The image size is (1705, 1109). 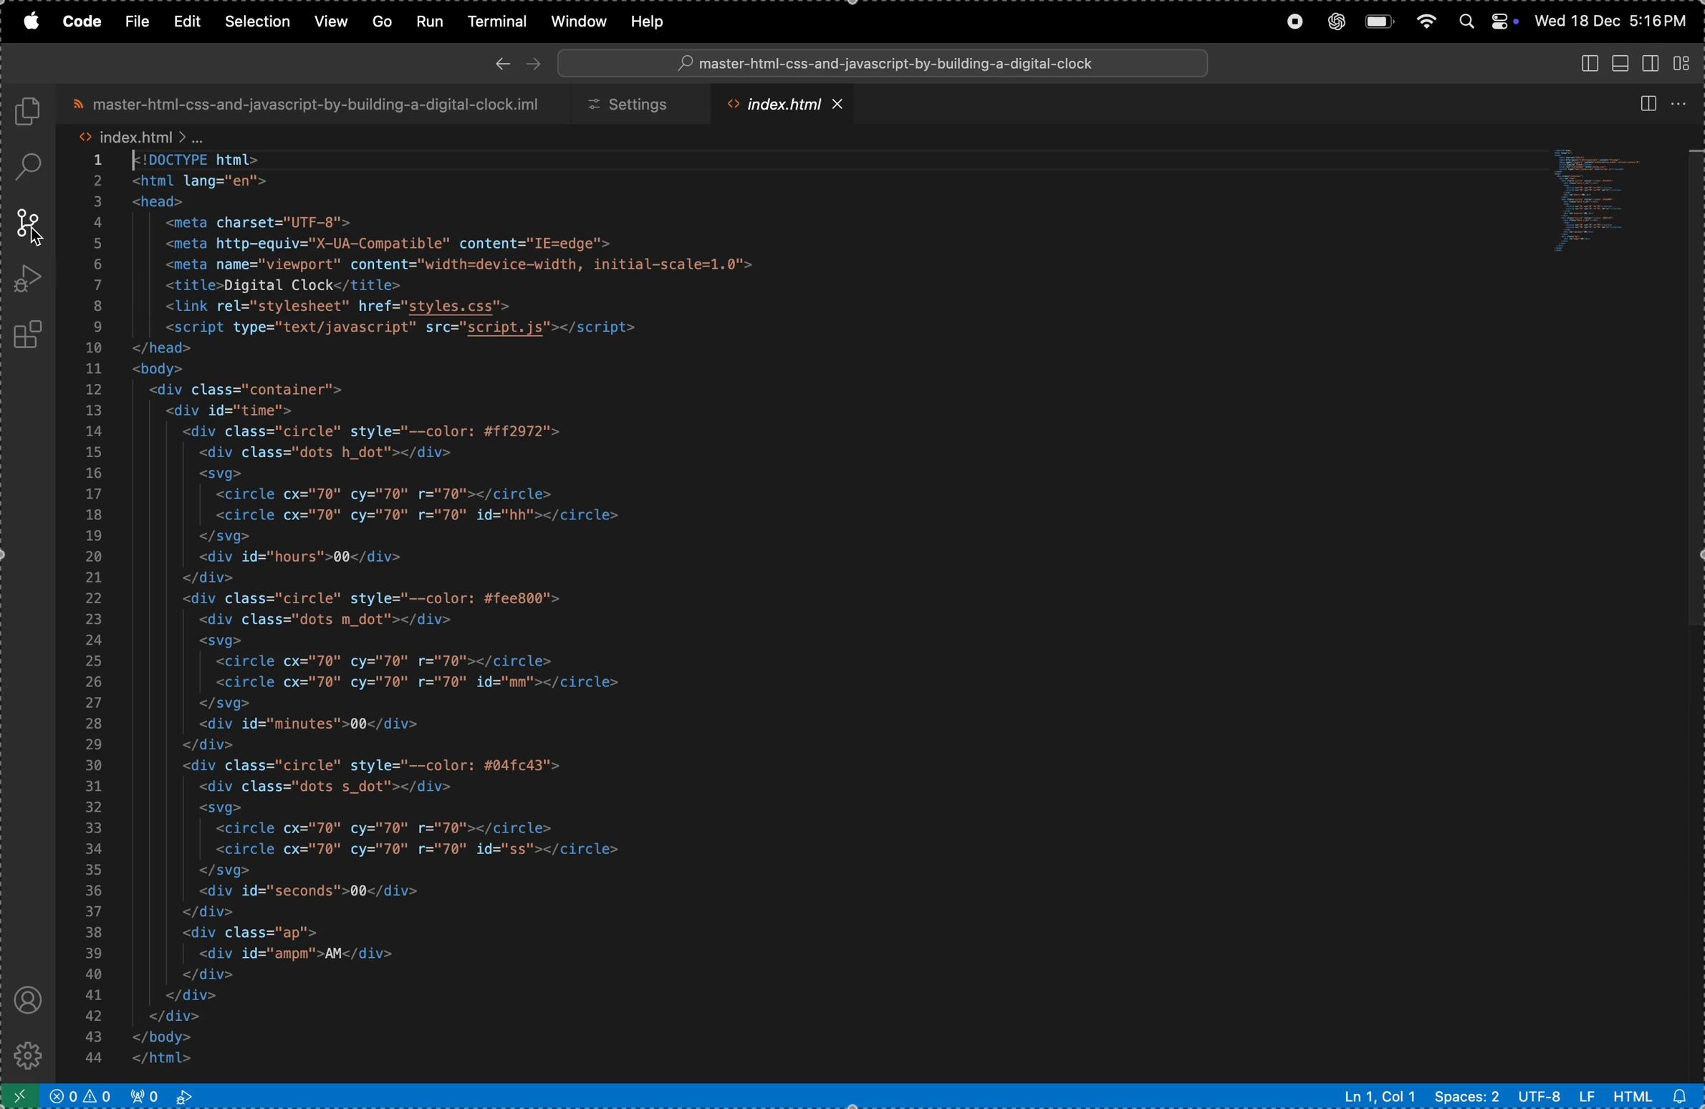 What do you see at coordinates (382, 661) in the screenshot?
I see `<circle cx="70" cy="70" r="70"></circle>` at bounding box center [382, 661].